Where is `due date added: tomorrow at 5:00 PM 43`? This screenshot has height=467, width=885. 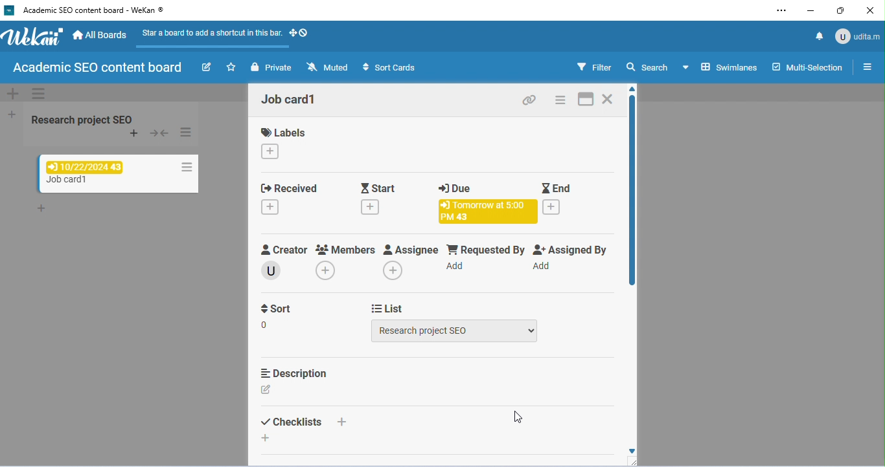
due date added: tomorrow at 5:00 PM 43 is located at coordinates (486, 212).